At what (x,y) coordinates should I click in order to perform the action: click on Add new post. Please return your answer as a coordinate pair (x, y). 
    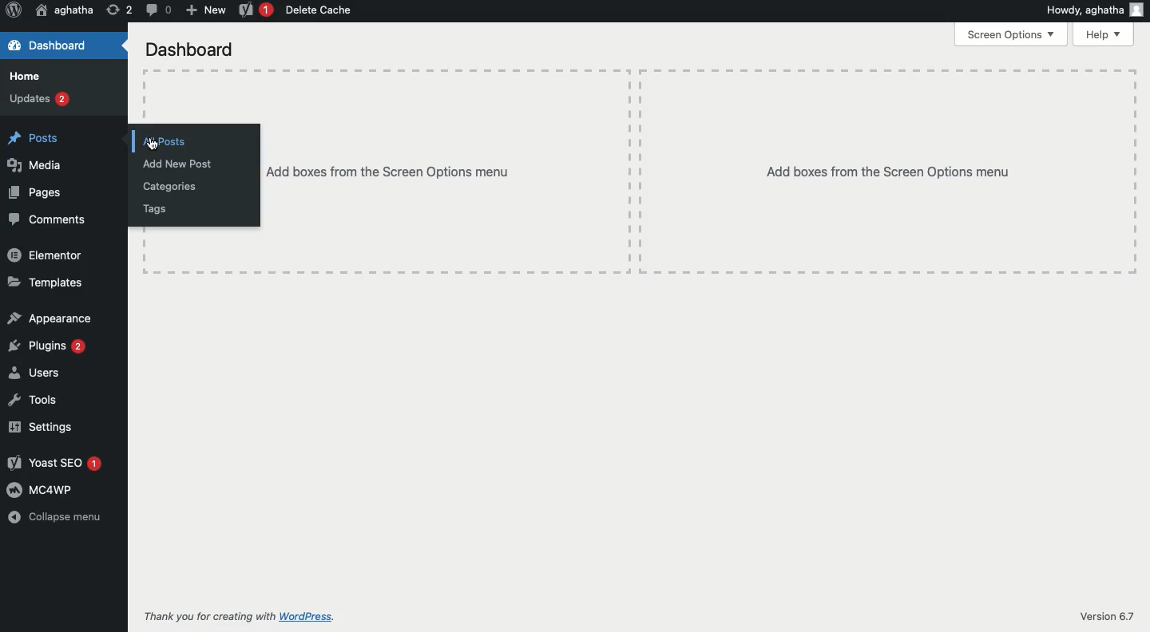
    Looking at the image, I should click on (179, 166).